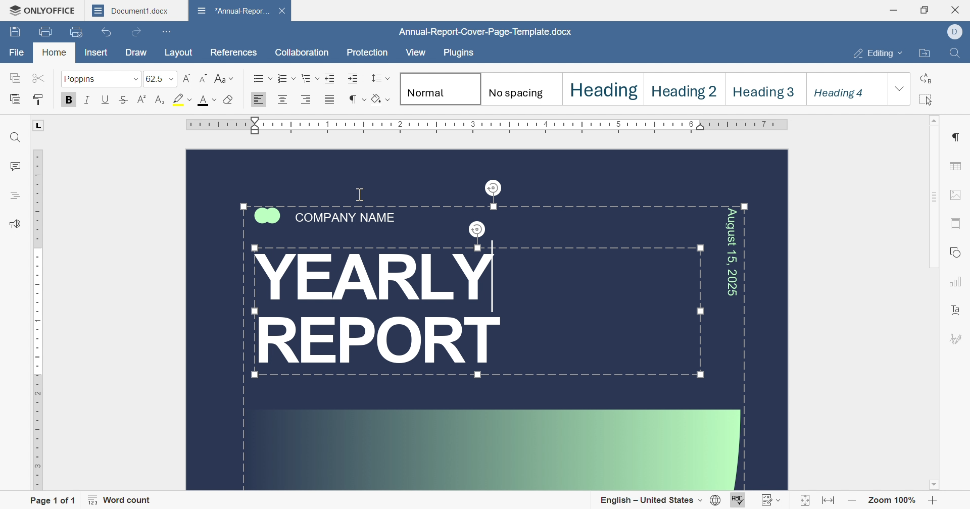  Describe the element at coordinates (123, 500) in the screenshot. I see `word count` at that location.